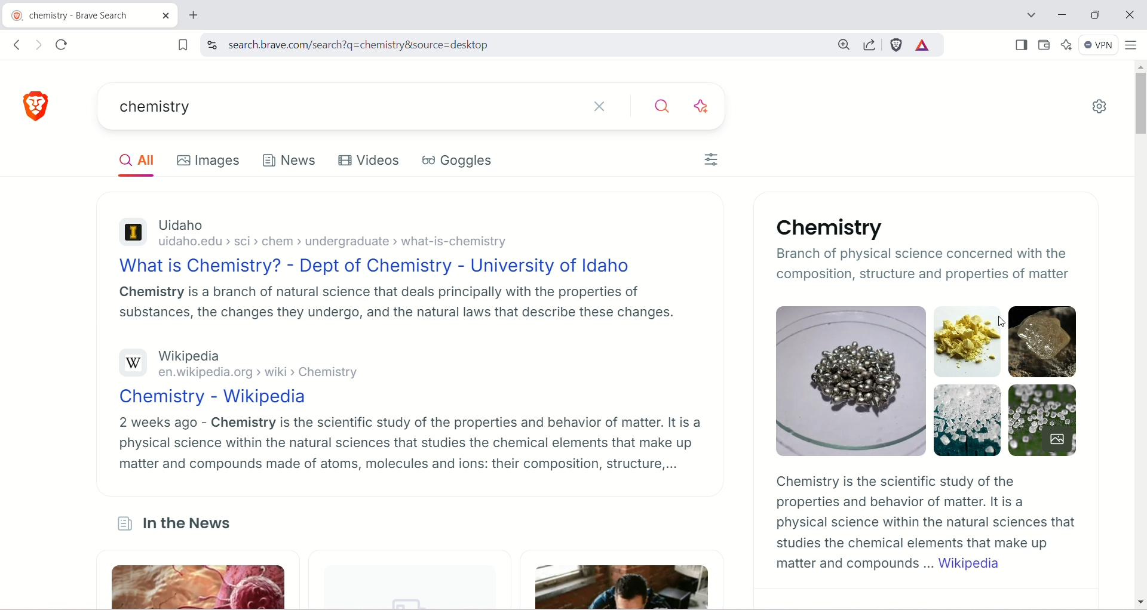 This screenshot has width=1147, height=610. Describe the element at coordinates (830, 227) in the screenshot. I see `Chemistry` at that location.